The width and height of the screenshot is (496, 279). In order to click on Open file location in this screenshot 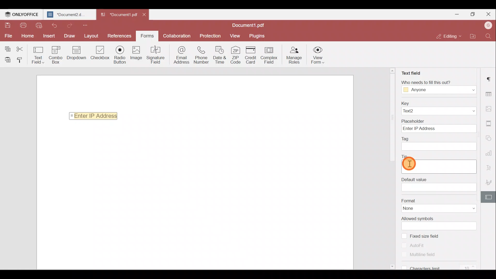, I will do `click(471, 36)`.